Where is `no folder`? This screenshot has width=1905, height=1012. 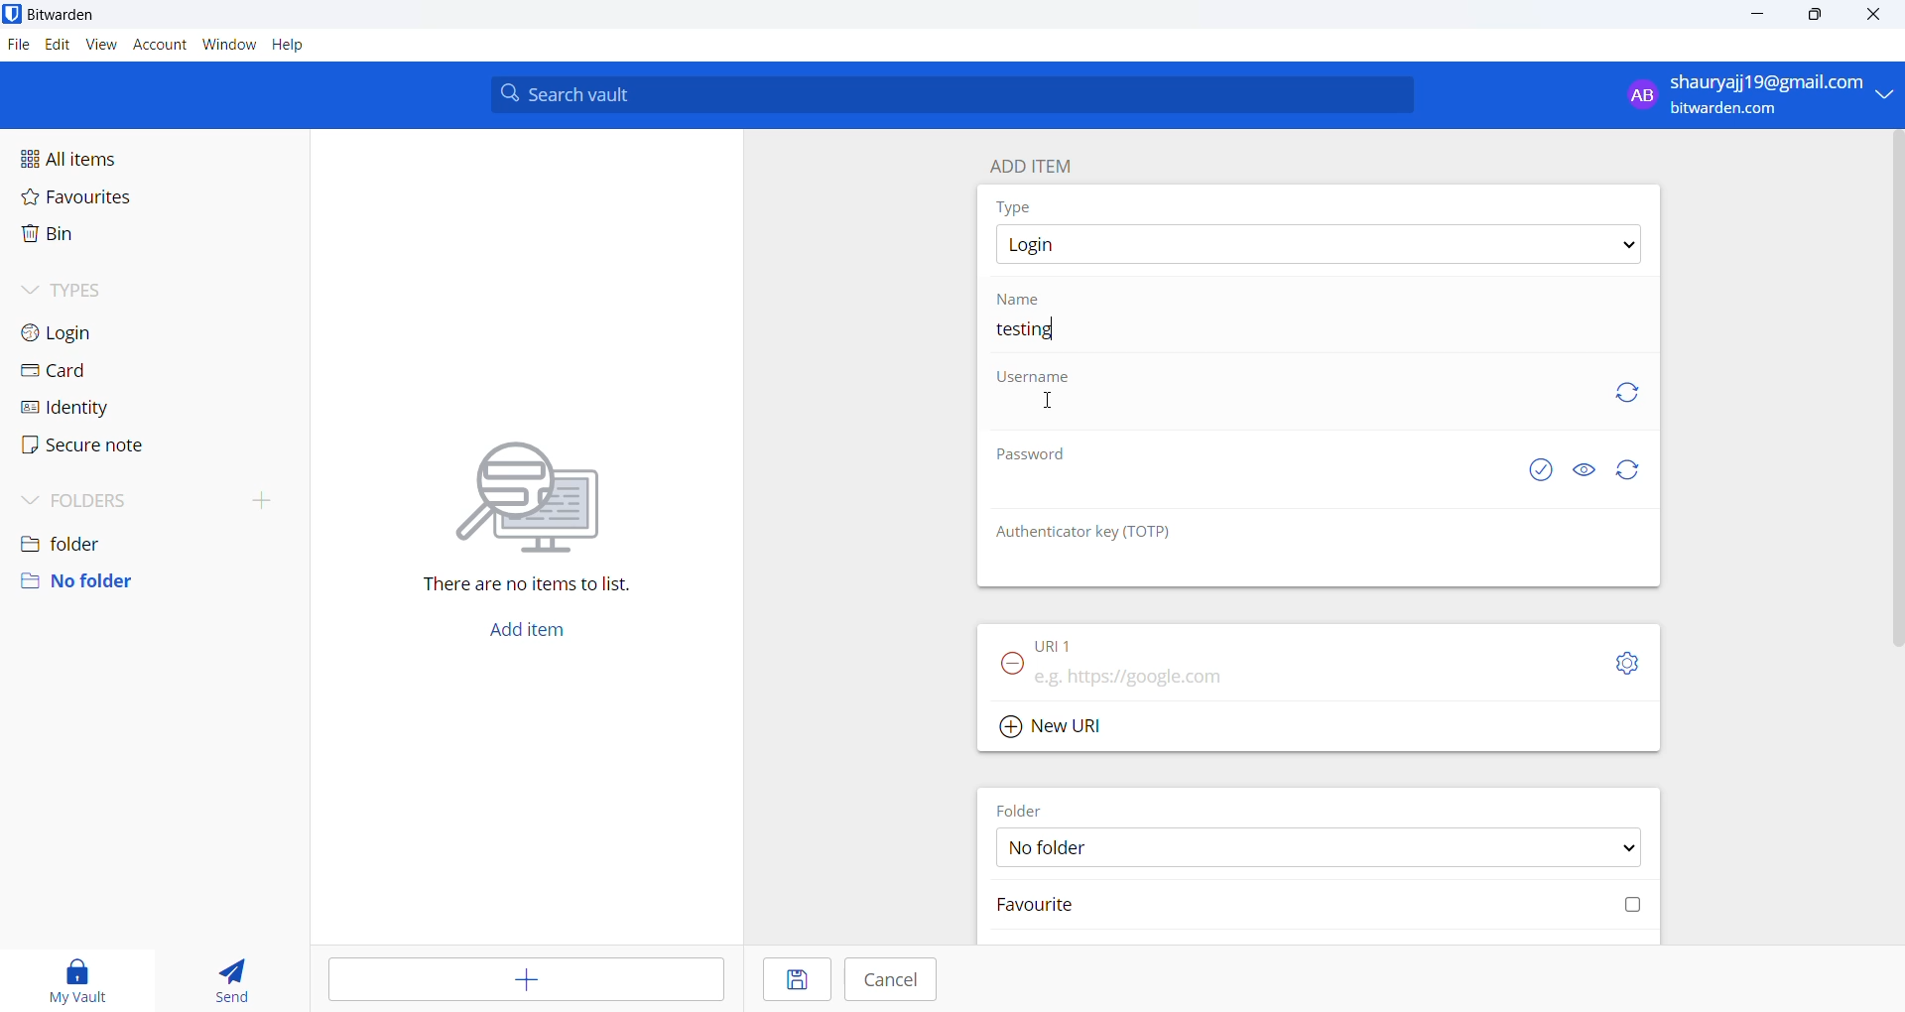
no folder is located at coordinates (147, 581).